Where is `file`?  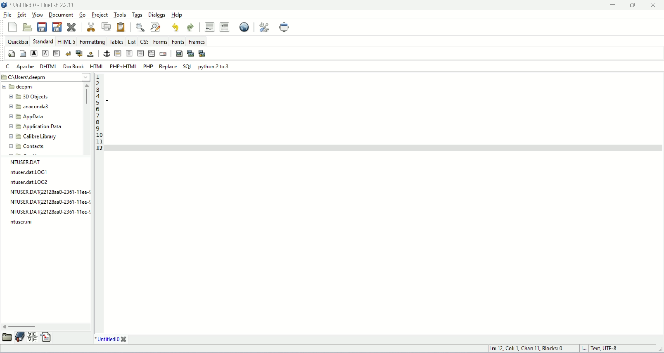
file is located at coordinates (7, 14).